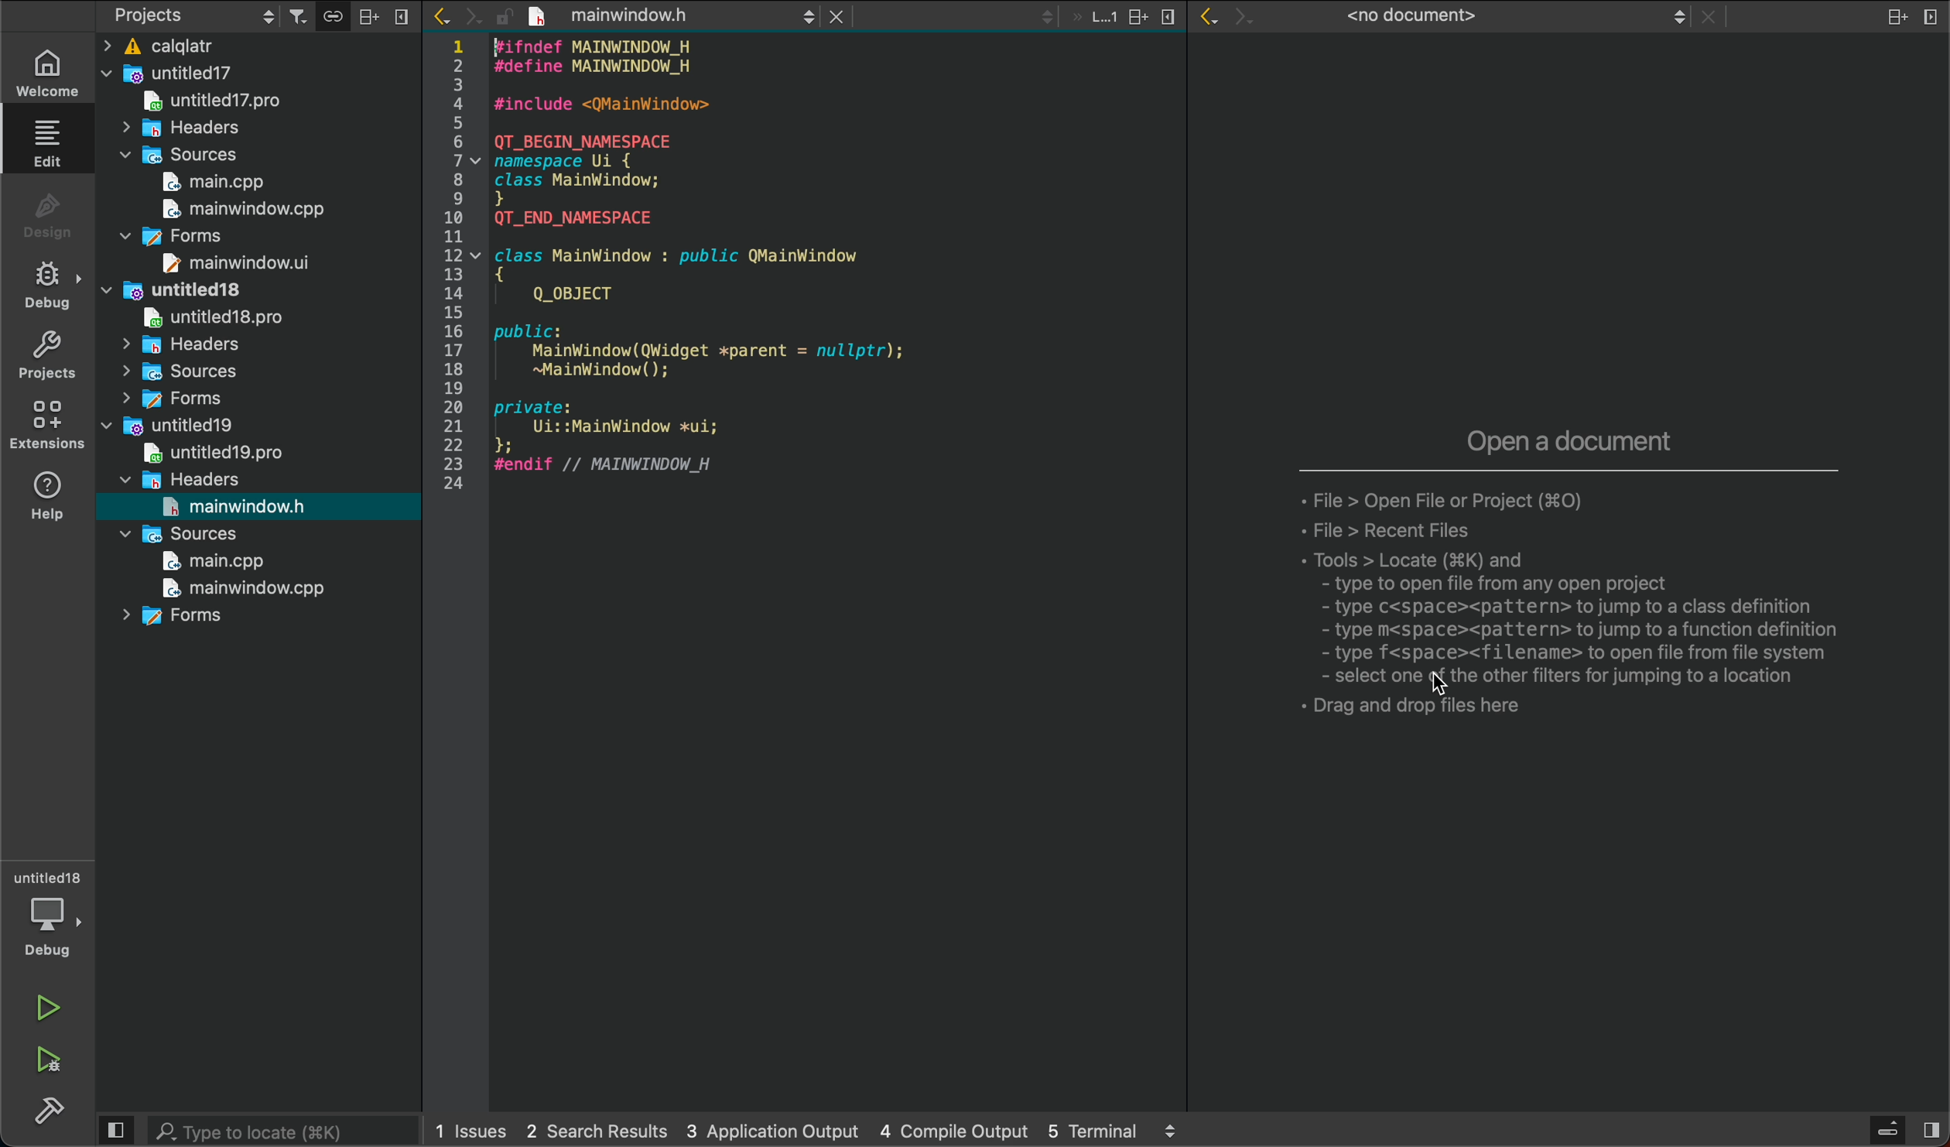  Describe the element at coordinates (471, 1131) in the screenshot. I see `1 issues` at that location.